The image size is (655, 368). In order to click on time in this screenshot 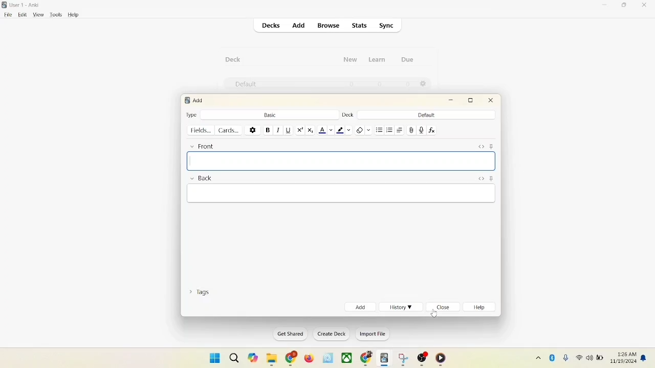, I will do `click(625, 353)`.